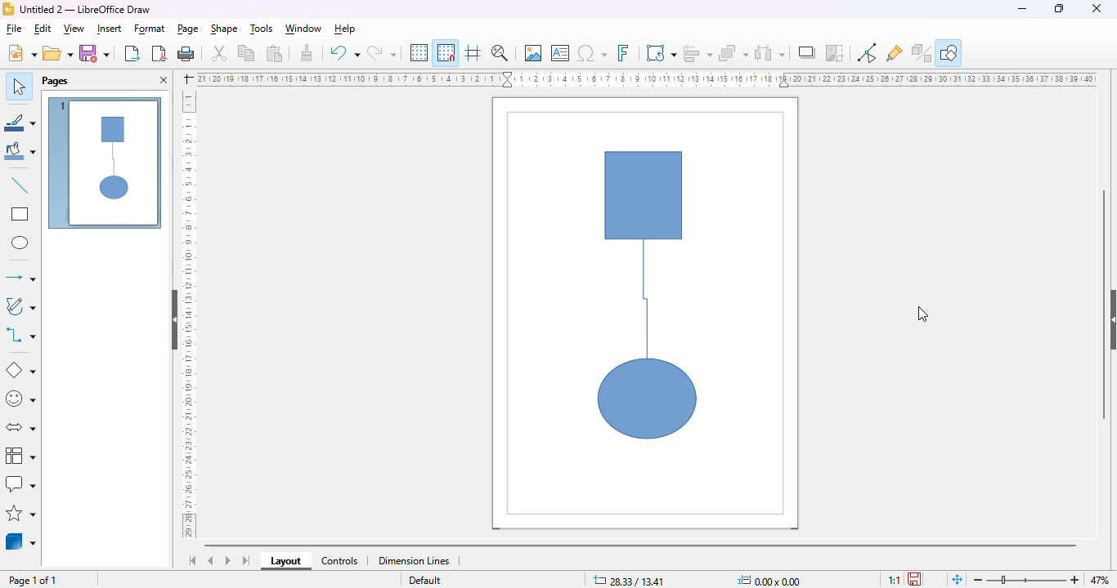 This screenshot has width=1117, height=588. I want to click on symbol shapes, so click(21, 399).